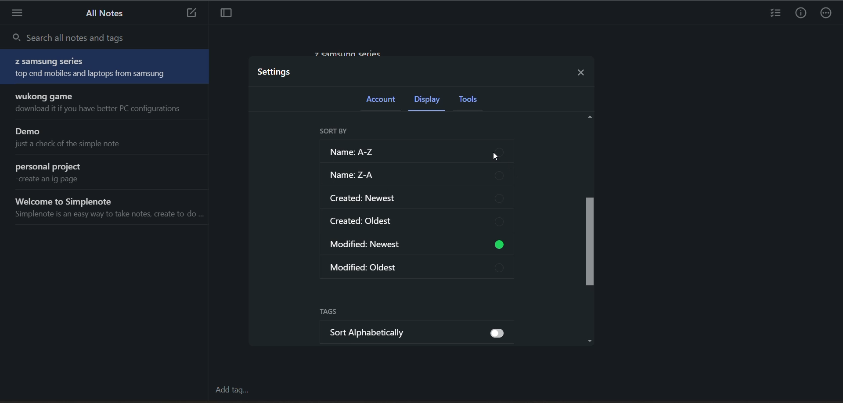 Image resolution: width=843 pixels, height=403 pixels. What do you see at coordinates (419, 246) in the screenshot?
I see `modified: newest` at bounding box center [419, 246].